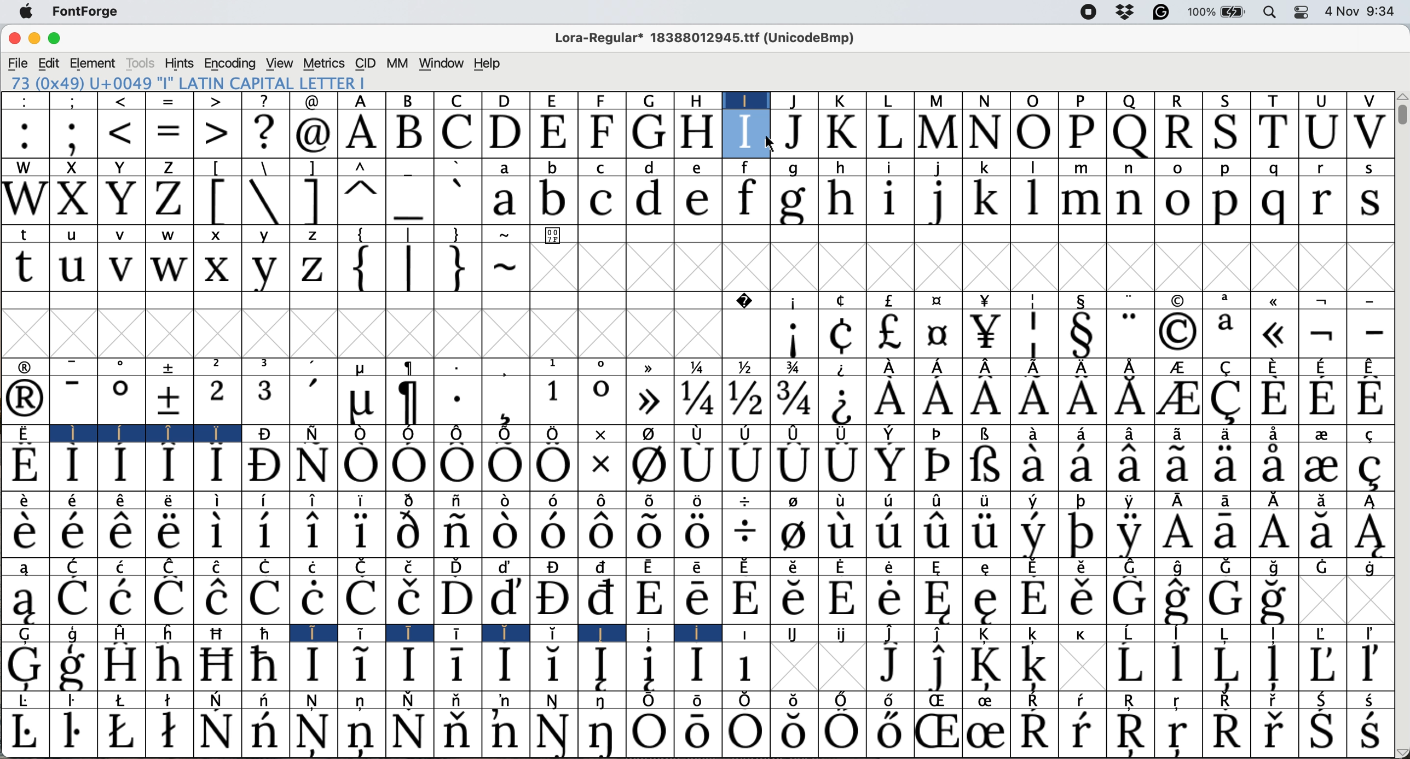  I want to click on Symbol, so click(411, 566).